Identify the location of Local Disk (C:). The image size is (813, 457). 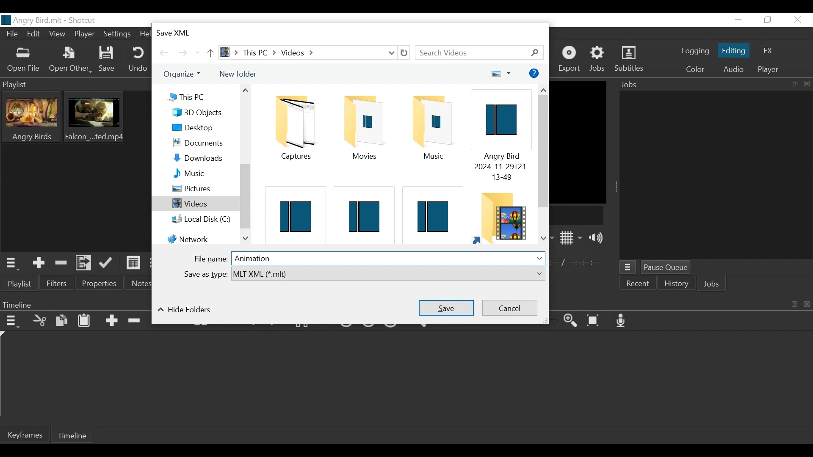
(204, 220).